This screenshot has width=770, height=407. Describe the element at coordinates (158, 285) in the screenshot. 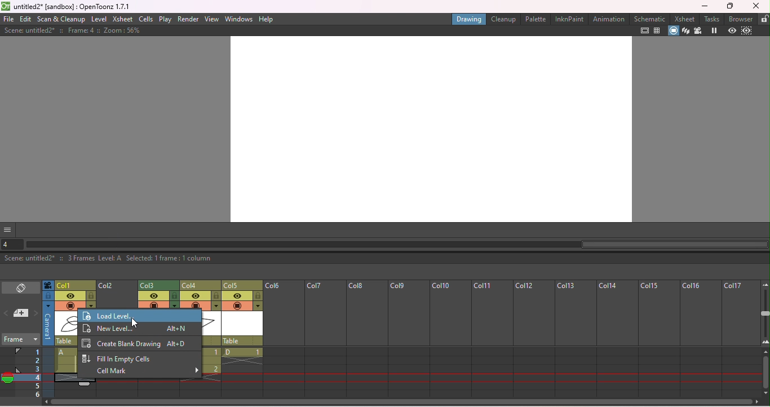

I see `Column 3` at that location.